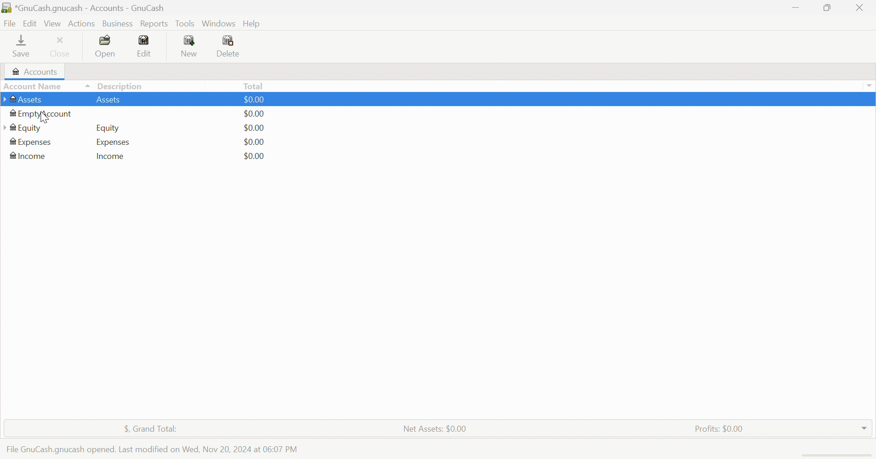 The height and width of the screenshot is (459, 876). What do you see at coordinates (109, 157) in the screenshot?
I see `Income` at bounding box center [109, 157].